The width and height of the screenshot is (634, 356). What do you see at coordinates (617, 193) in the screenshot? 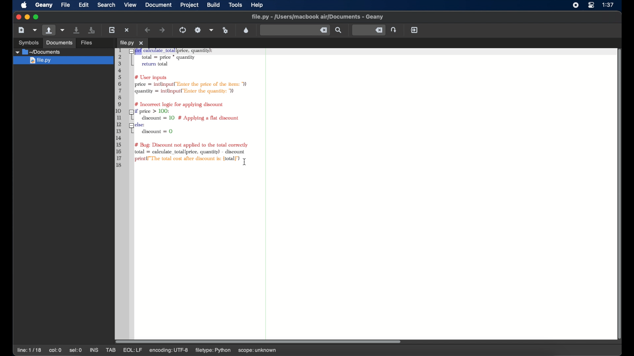
I see `scroll bar` at bounding box center [617, 193].